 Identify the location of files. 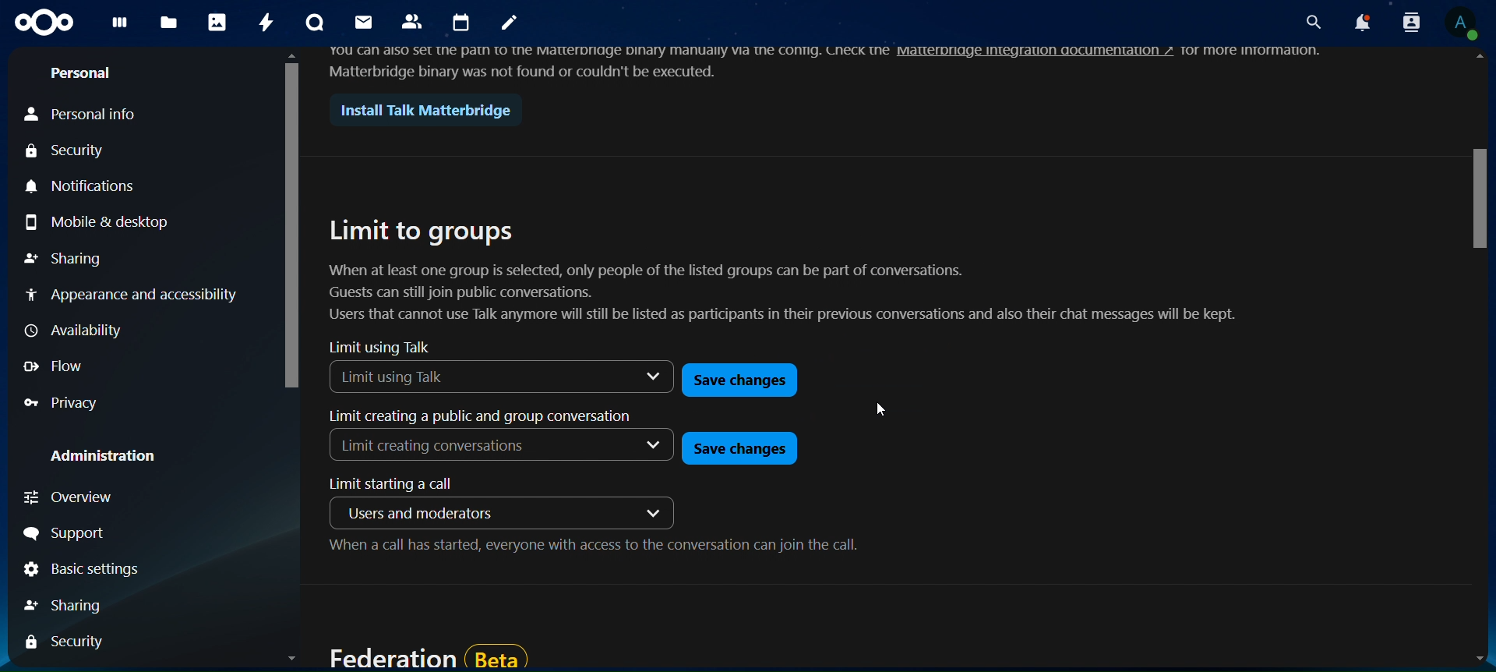
(169, 20).